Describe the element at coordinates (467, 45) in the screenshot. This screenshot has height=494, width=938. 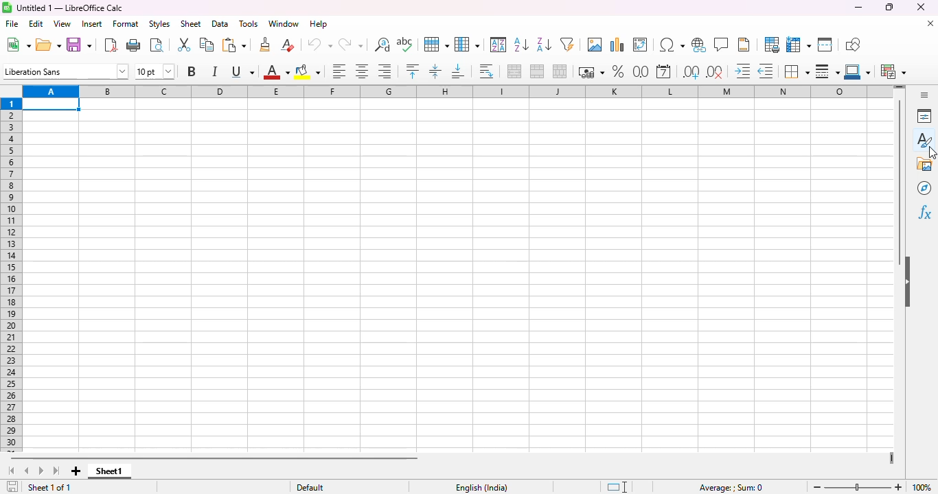
I see `column` at that location.